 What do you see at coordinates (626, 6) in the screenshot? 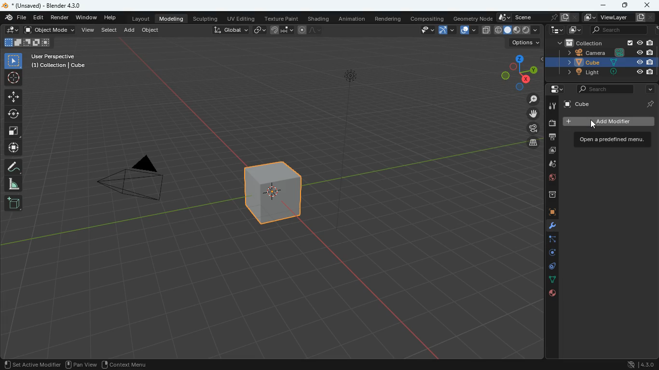
I see `maximize` at bounding box center [626, 6].